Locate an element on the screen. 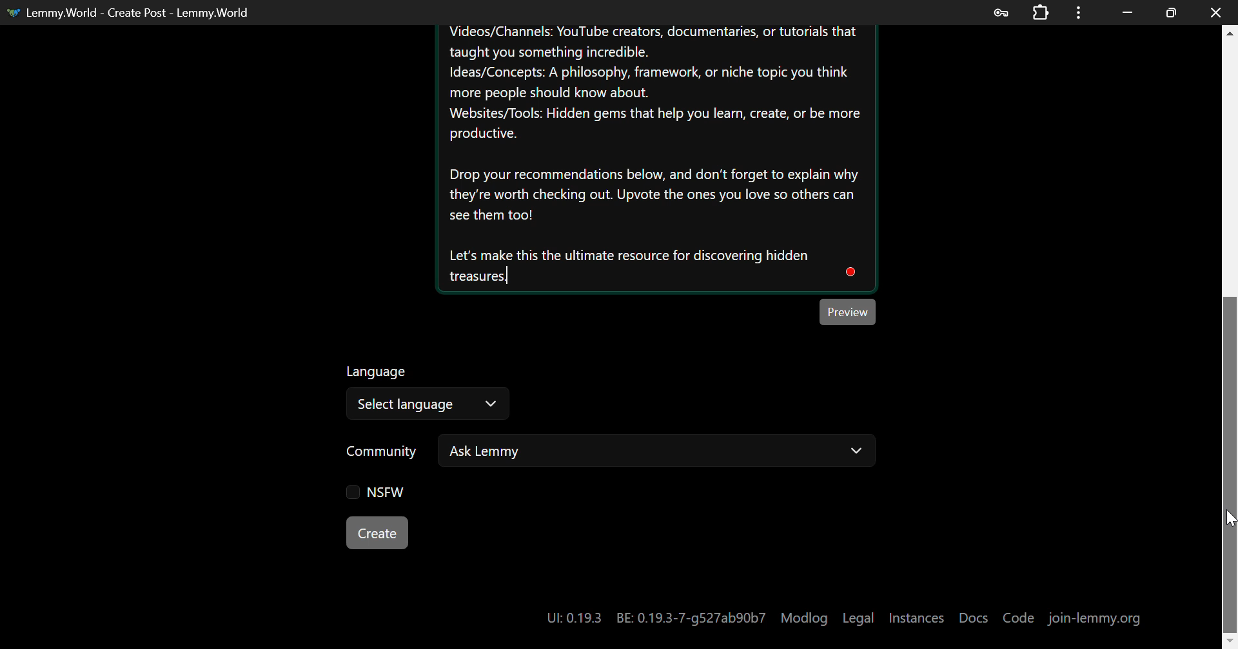  Underrated Recommendations Post is located at coordinates (654, 158).